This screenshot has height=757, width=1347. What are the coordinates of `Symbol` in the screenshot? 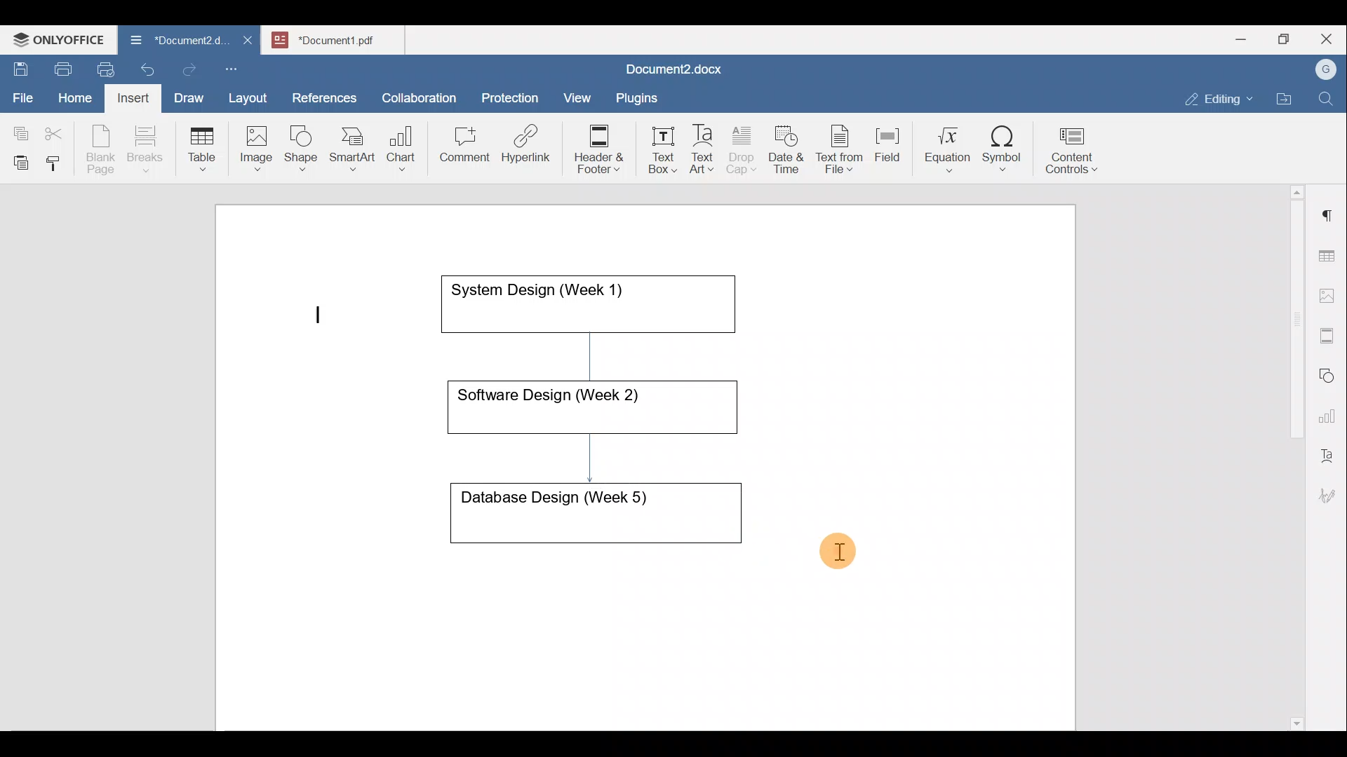 It's located at (1003, 153).